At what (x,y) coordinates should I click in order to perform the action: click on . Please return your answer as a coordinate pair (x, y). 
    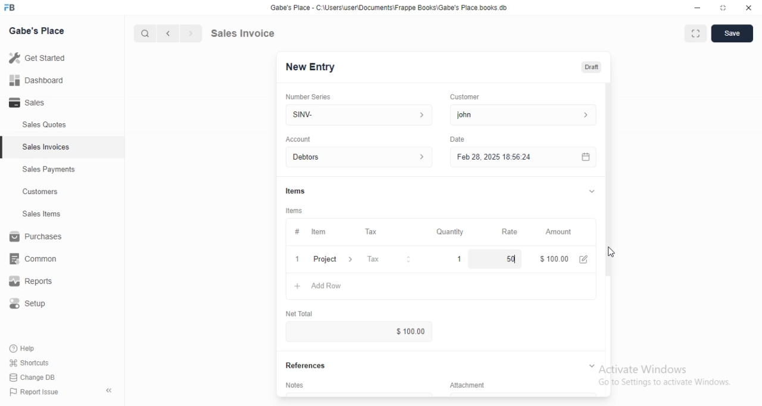
    Looking at the image, I should click on (296, 232).